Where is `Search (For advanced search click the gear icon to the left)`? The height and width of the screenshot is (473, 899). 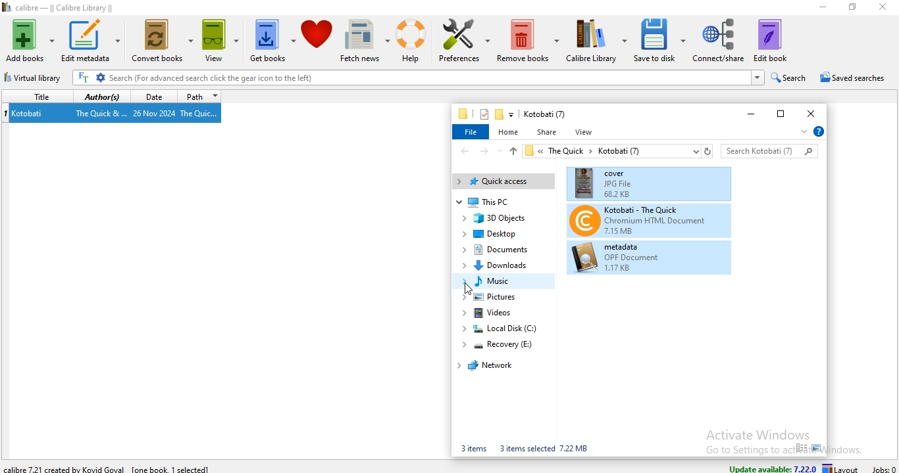 Search (For advanced search click the gear icon to the left) is located at coordinates (418, 78).